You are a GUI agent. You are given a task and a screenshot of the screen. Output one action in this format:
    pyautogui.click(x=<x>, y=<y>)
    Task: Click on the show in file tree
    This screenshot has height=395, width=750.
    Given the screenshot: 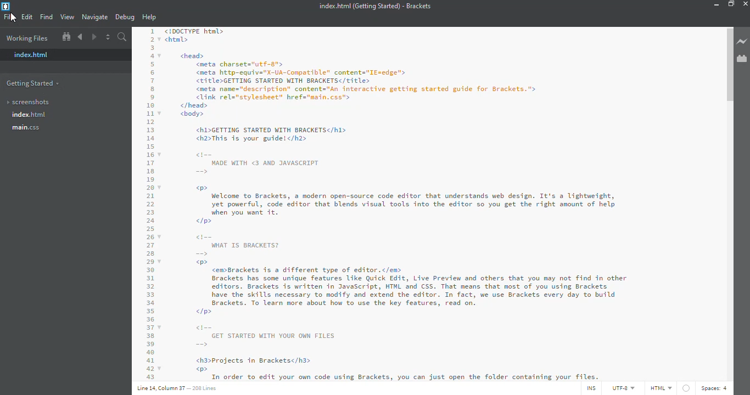 What is the action you would take?
    pyautogui.click(x=66, y=37)
    